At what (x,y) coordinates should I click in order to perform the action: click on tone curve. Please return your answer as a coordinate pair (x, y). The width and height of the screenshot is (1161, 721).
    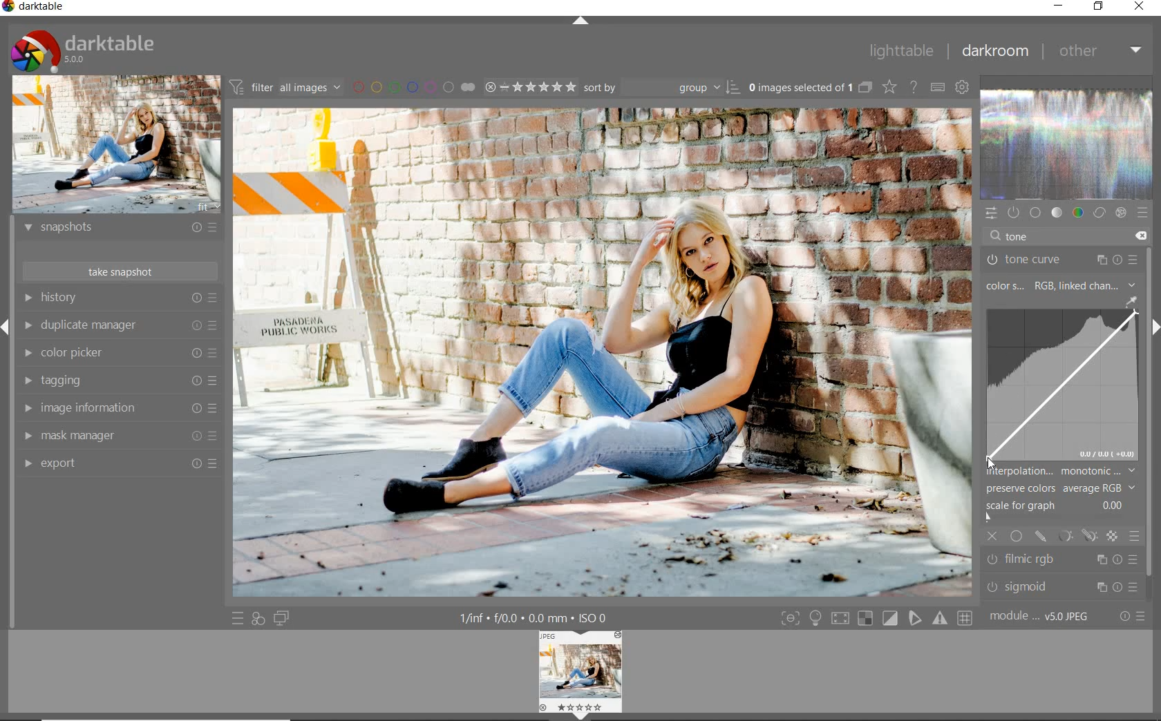
    Looking at the image, I should click on (1061, 258).